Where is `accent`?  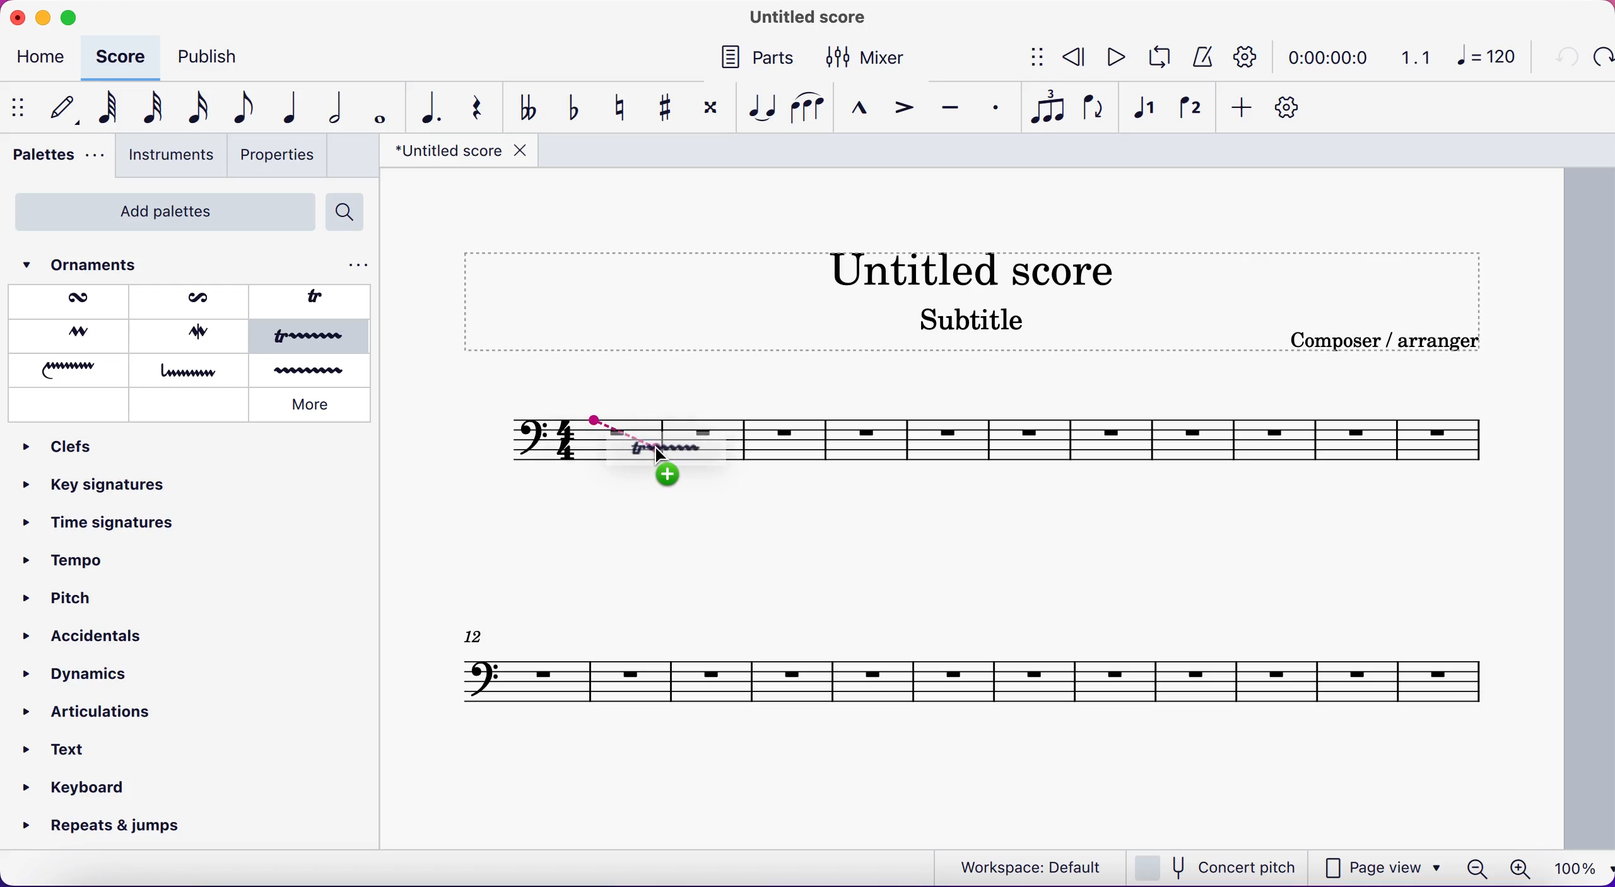
accent is located at coordinates (903, 107).